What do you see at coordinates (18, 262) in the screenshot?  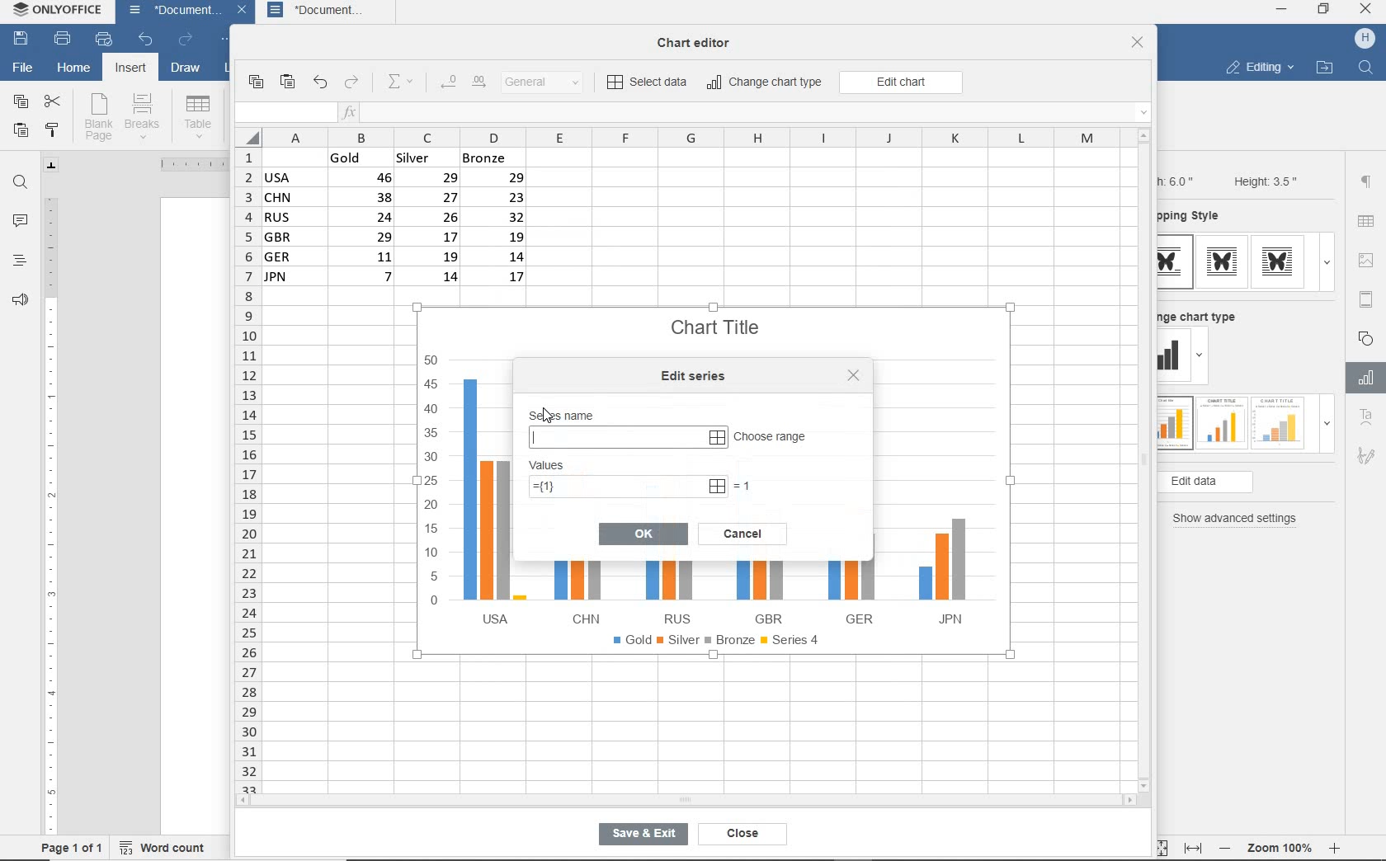 I see `headings` at bounding box center [18, 262].